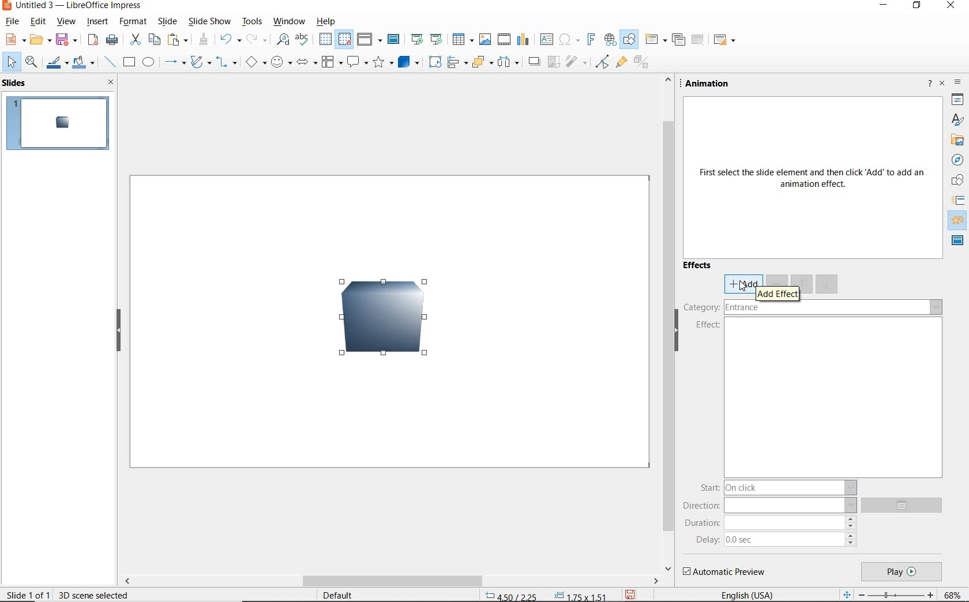 The width and height of the screenshot is (969, 602). What do you see at coordinates (953, 593) in the screenshot?
I see `zoom factor` at bounding box center [953, 593].